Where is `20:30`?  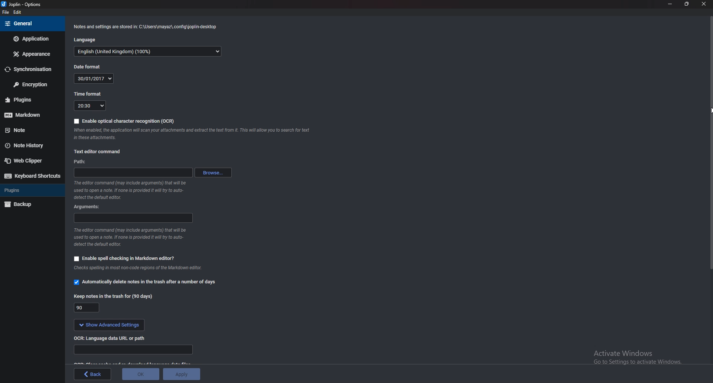
20:30 is located at coordinates (90, 105).